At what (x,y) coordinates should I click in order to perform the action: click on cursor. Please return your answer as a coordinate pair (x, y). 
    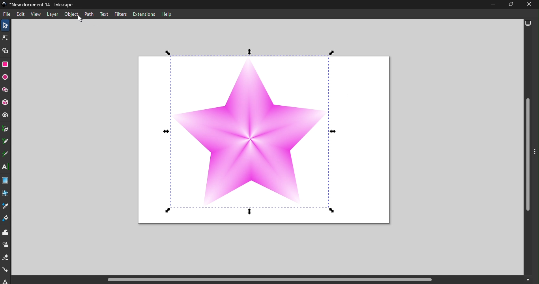
    Looking at the image, I should click on (79, 18).